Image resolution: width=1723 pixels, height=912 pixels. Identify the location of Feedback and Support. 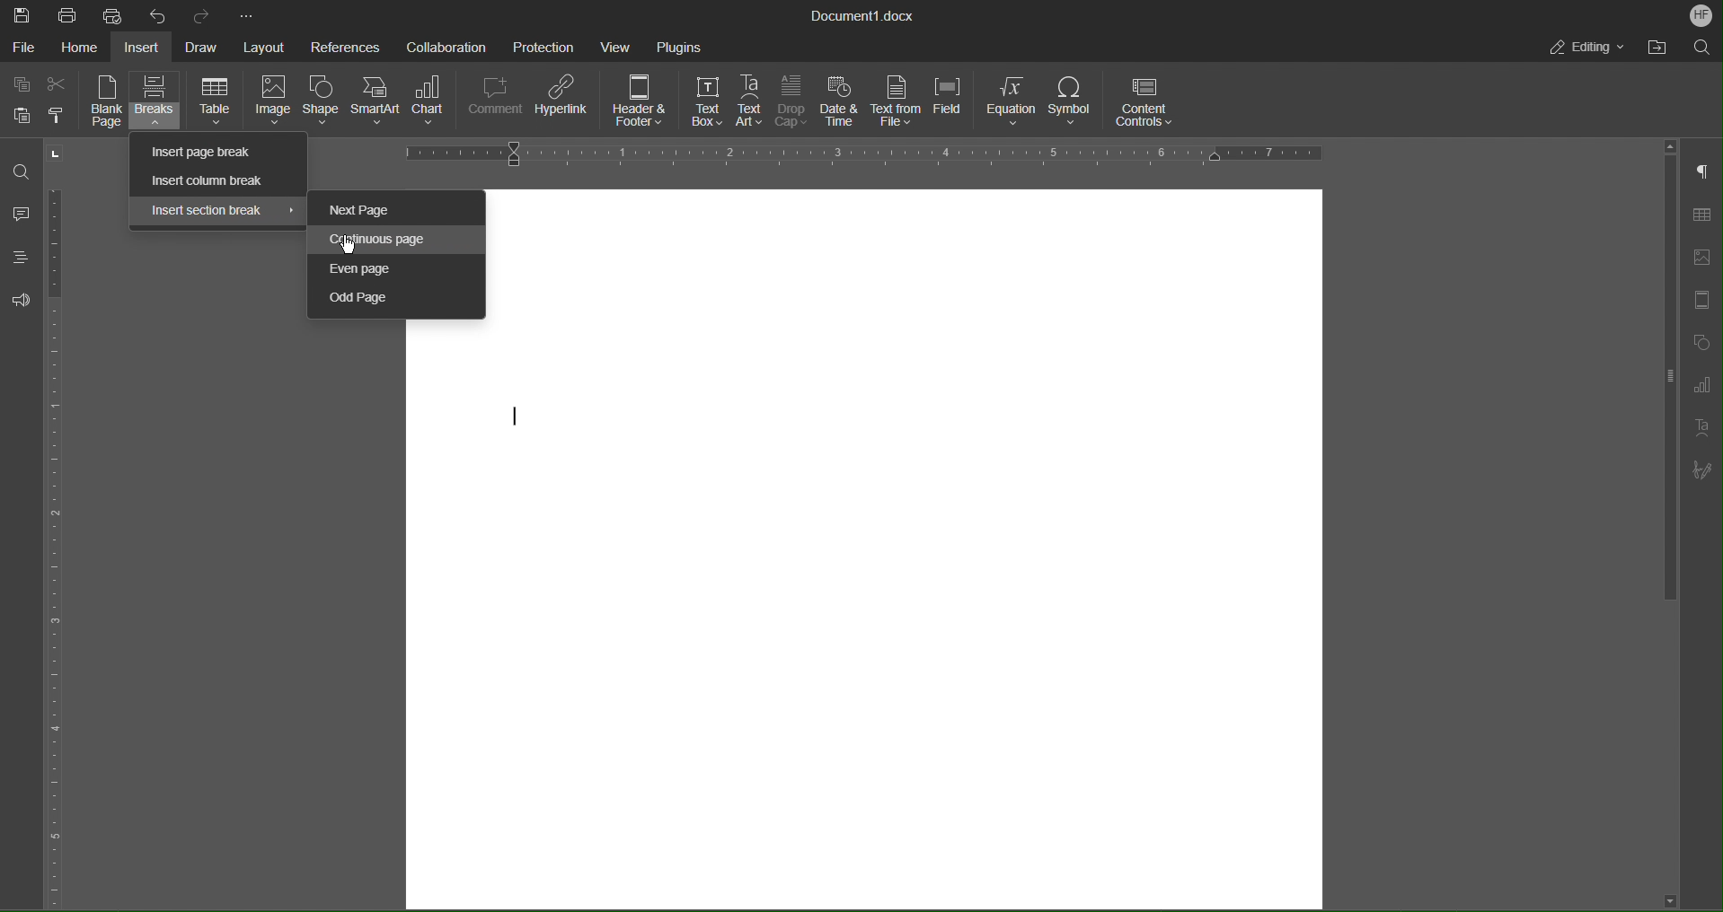
(18, 298).